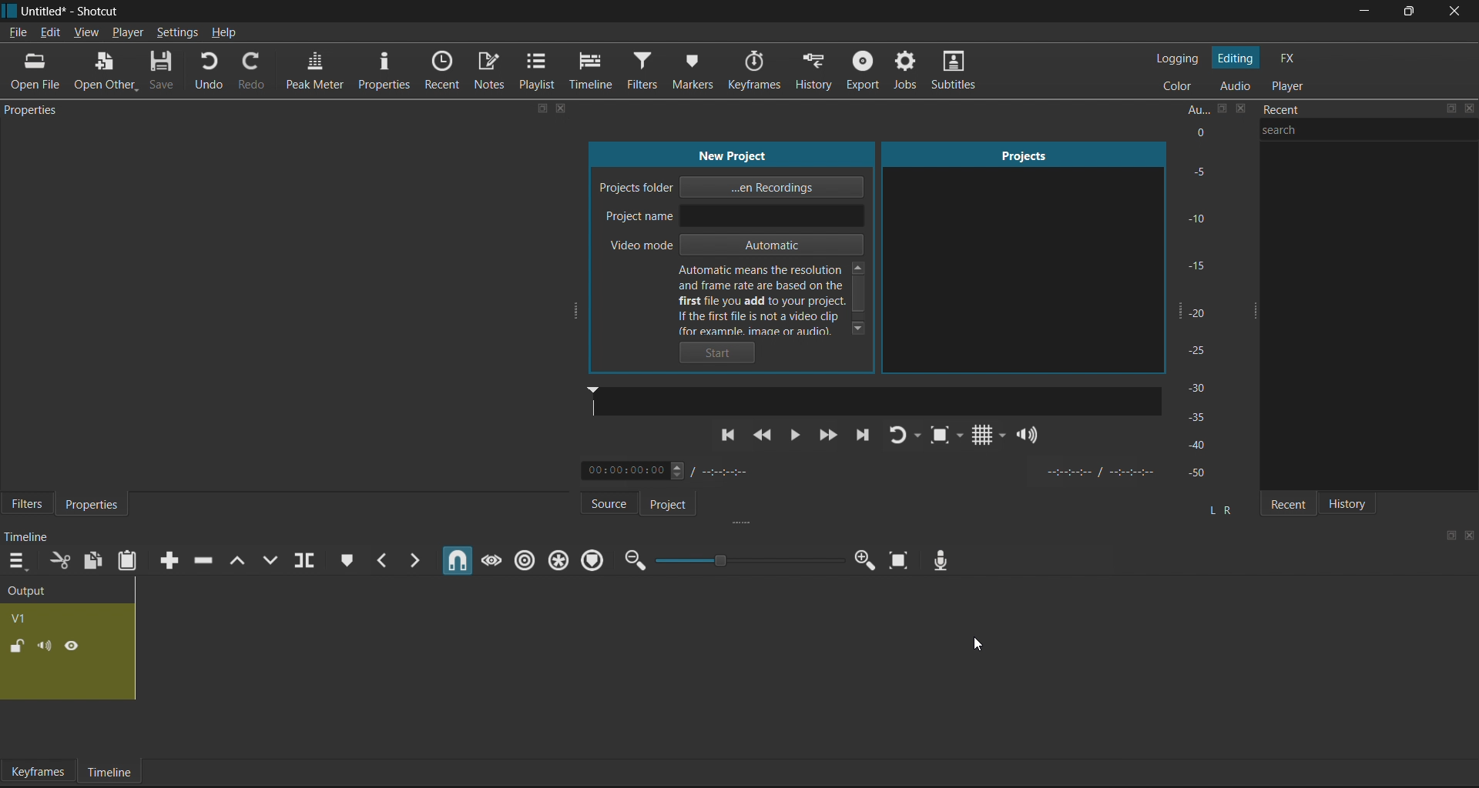  Describe the element at coordinates (37, 770) in the screenshot. I see `Keyframes` at that location.